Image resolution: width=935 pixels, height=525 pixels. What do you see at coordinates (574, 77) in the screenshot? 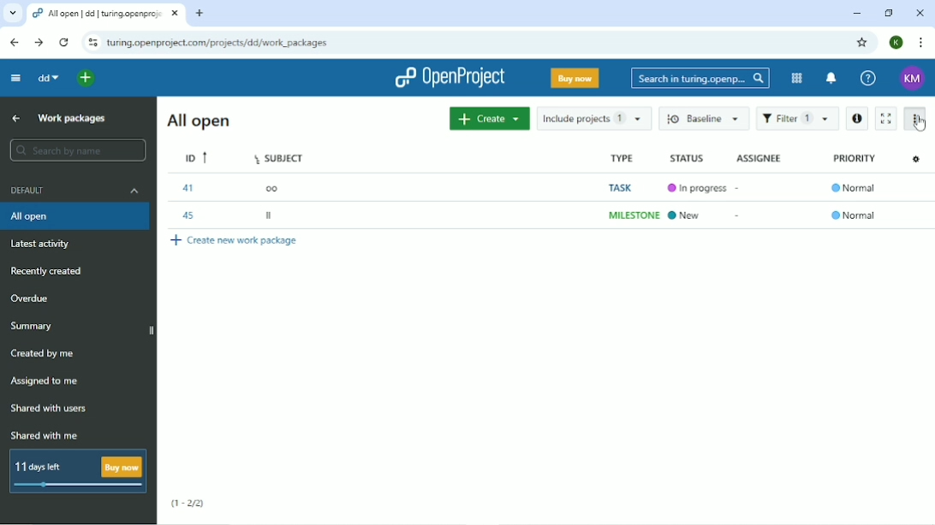
I see `Buy now` at bounding box center [574, 77].